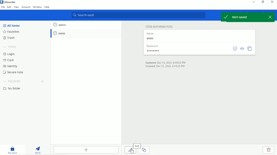 The height and width of the screenshot is (155, 277). What do you see at coordinates (145, 149) in the screenshot?
I see `Cloe` at bounding box center [145, 149].